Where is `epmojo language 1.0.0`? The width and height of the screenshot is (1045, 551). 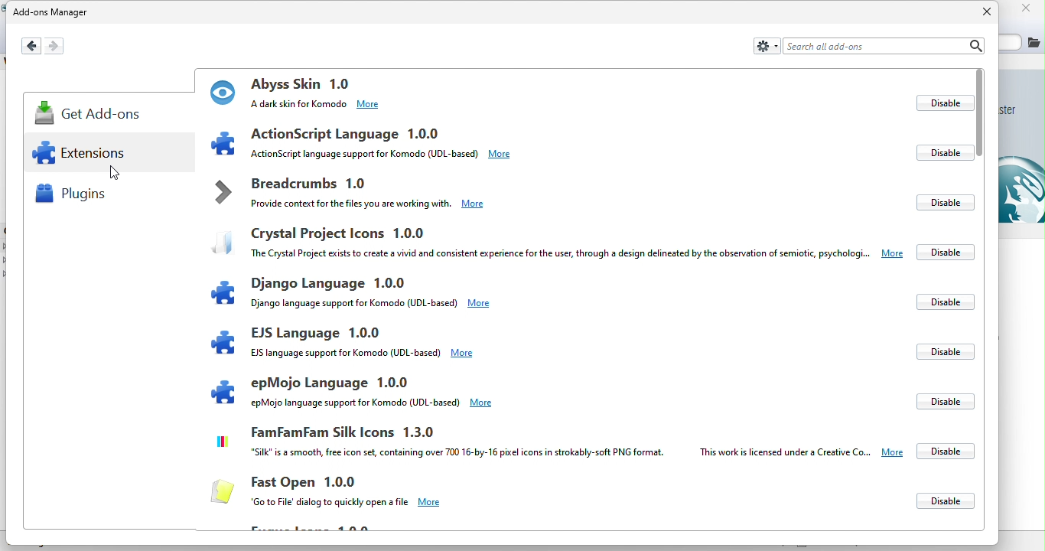 epmojo language 1.0.0 is located at coordinates (353, 390).